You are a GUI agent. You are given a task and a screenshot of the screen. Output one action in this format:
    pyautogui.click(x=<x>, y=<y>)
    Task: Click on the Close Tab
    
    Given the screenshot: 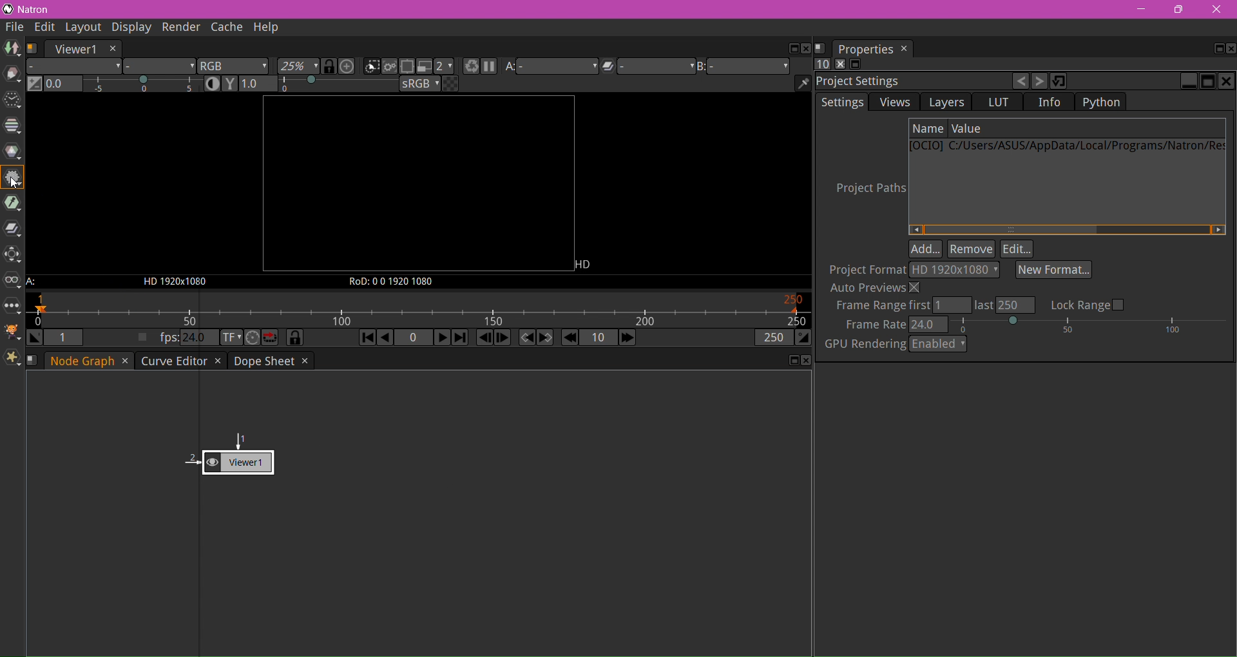 What is the action you would take?
    pyautogui.click(x=124, y=362)
    